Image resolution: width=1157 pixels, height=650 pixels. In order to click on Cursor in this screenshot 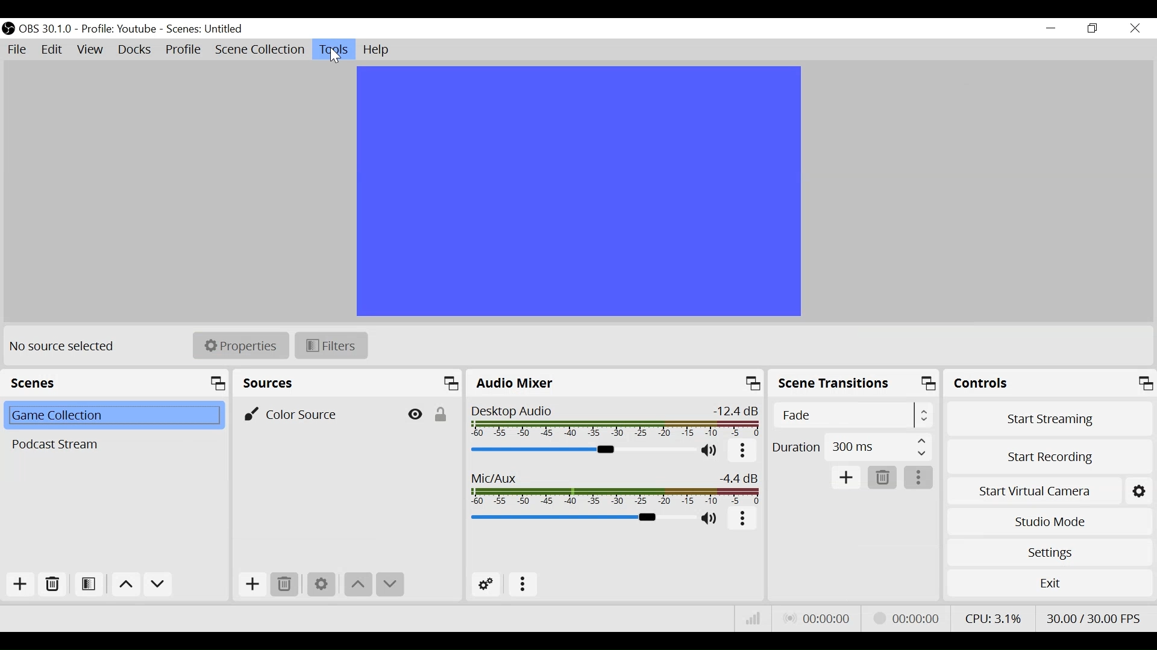, I will do `click(337, 57)`.